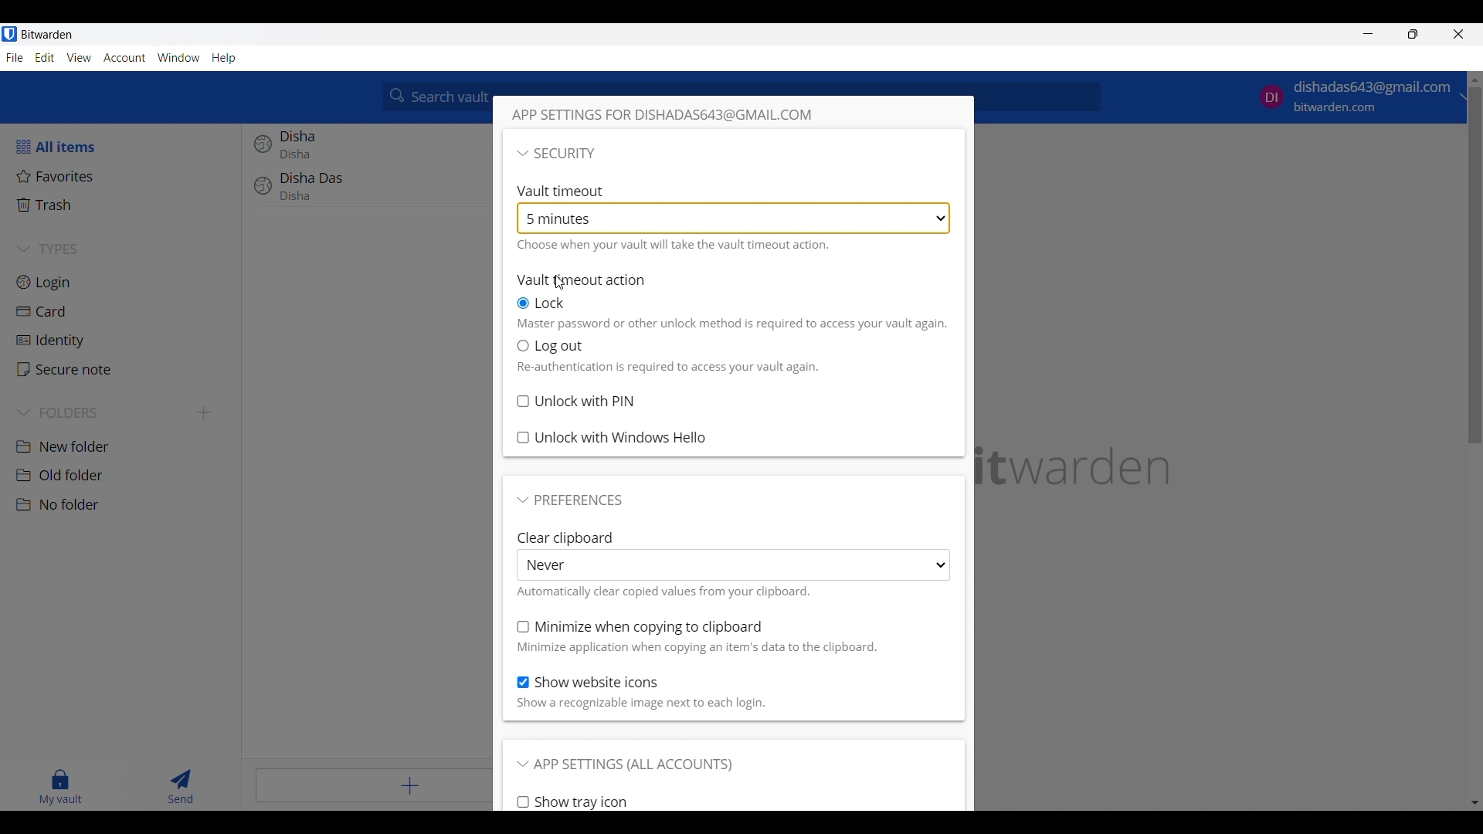 Image resolution: width=1483 pixels, height=834 pixels. Describe the element at coordinates (1413, 33) in the screenshot. I see `Show interface in a smaller tab` at that location.